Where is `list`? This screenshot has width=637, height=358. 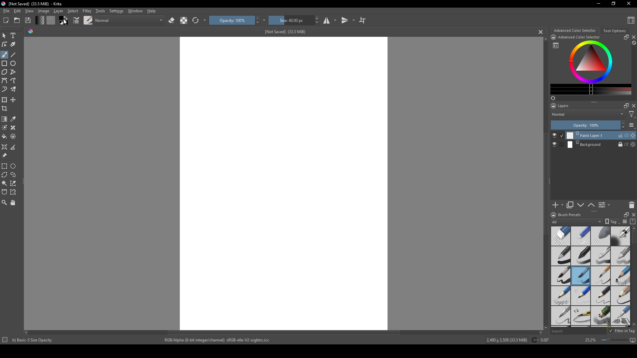 list is located at coordinates (556, 45).